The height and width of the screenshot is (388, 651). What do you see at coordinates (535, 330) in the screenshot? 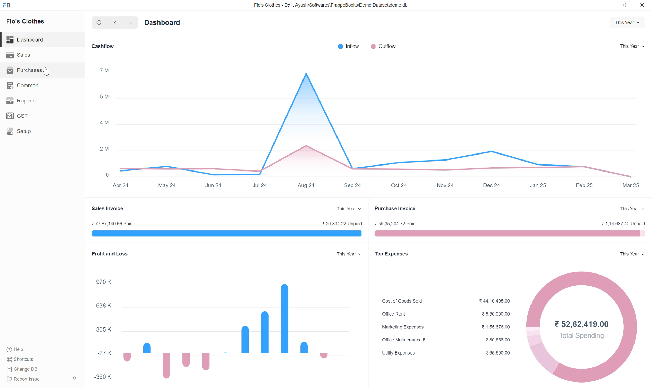
I see `donut chart` at bounding box center [535, 330].